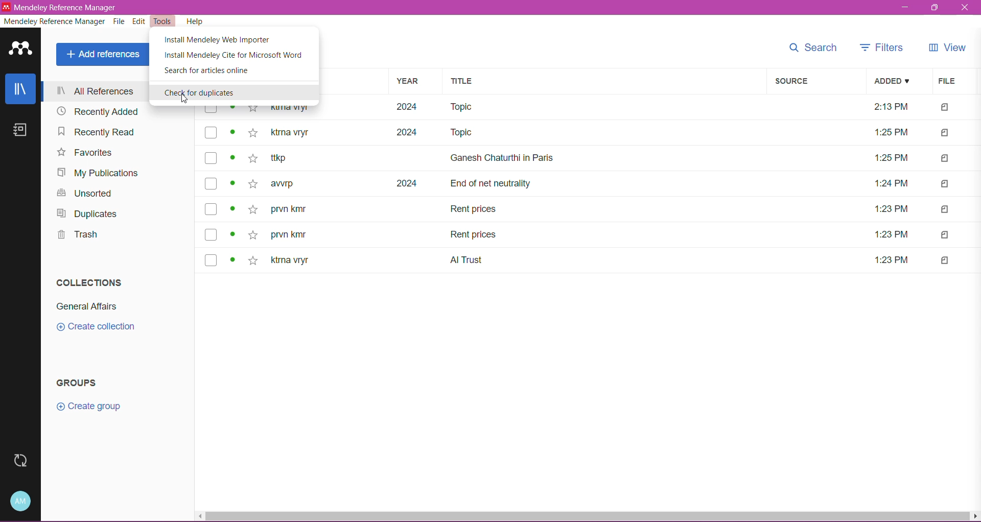  I want to click on time, so click(891, 133).